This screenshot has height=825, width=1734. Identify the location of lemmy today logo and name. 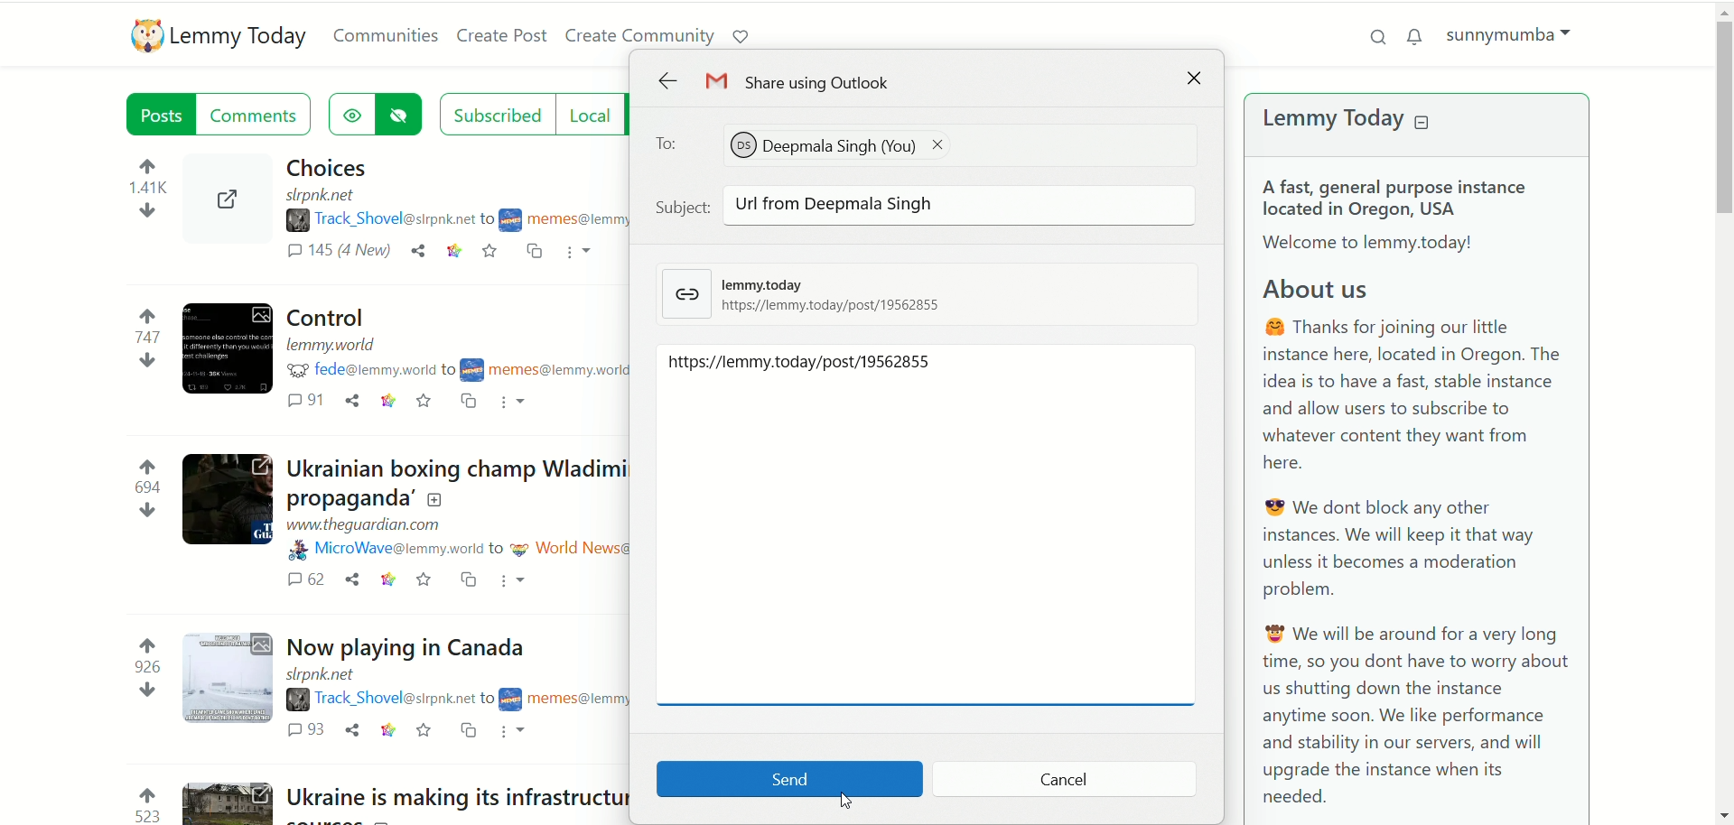
(214, 37).